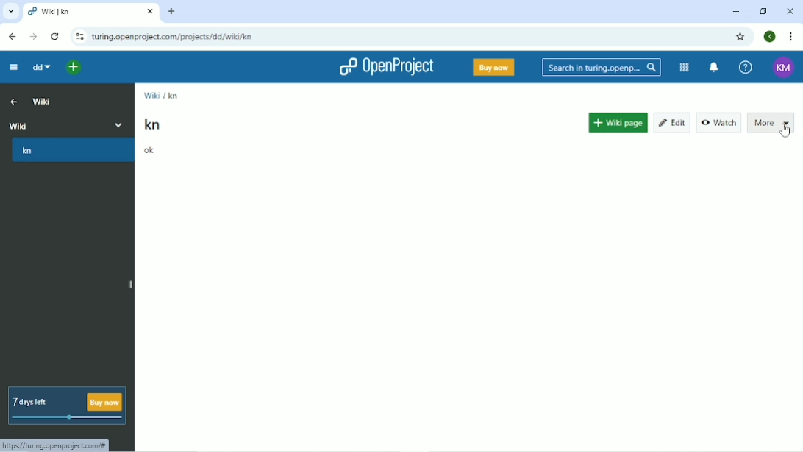 The height and width of the screenshot is (452, 803). What do you see at coordinates (13, 68) in the screenshot?
I see `Collapse project menu` at bounding box center [13, 68].